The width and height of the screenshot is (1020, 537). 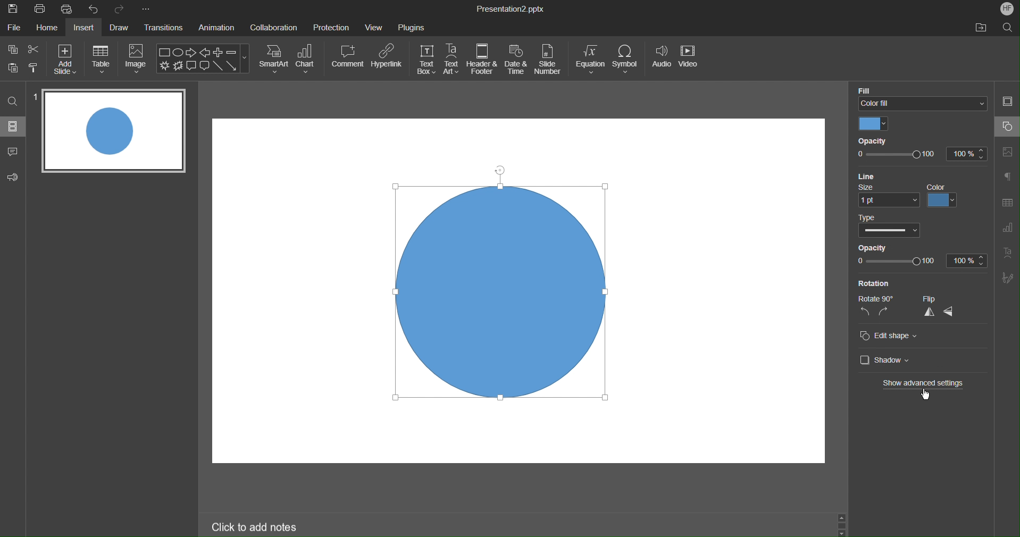 What do you see at coordinates (452, 60) in the screenshot?
I see `Text Art` at bounding box center [452, 60].